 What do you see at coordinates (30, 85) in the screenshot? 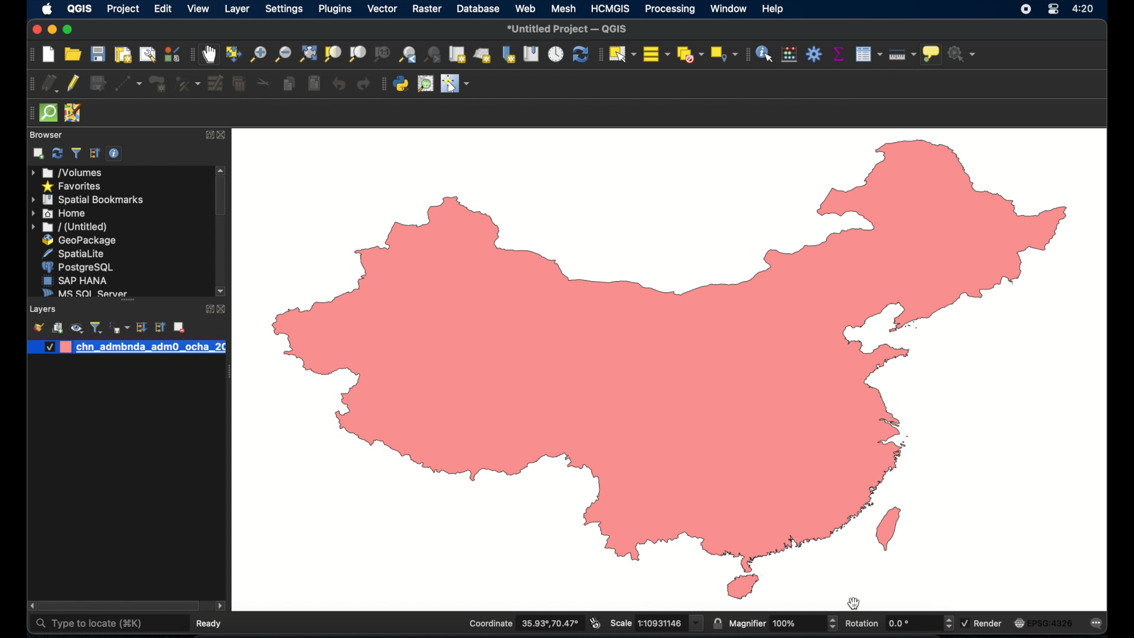
I see `digitizing toolbar` at bounding box center [30, 85].